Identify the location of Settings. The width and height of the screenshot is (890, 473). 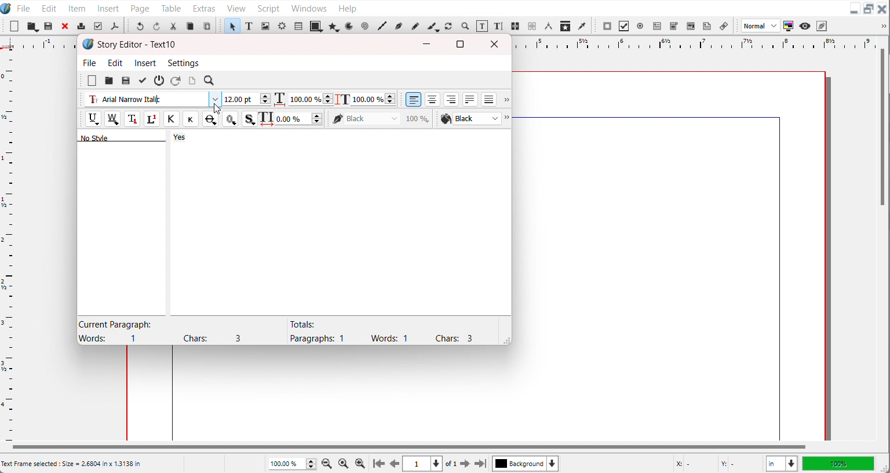
(183, 63).